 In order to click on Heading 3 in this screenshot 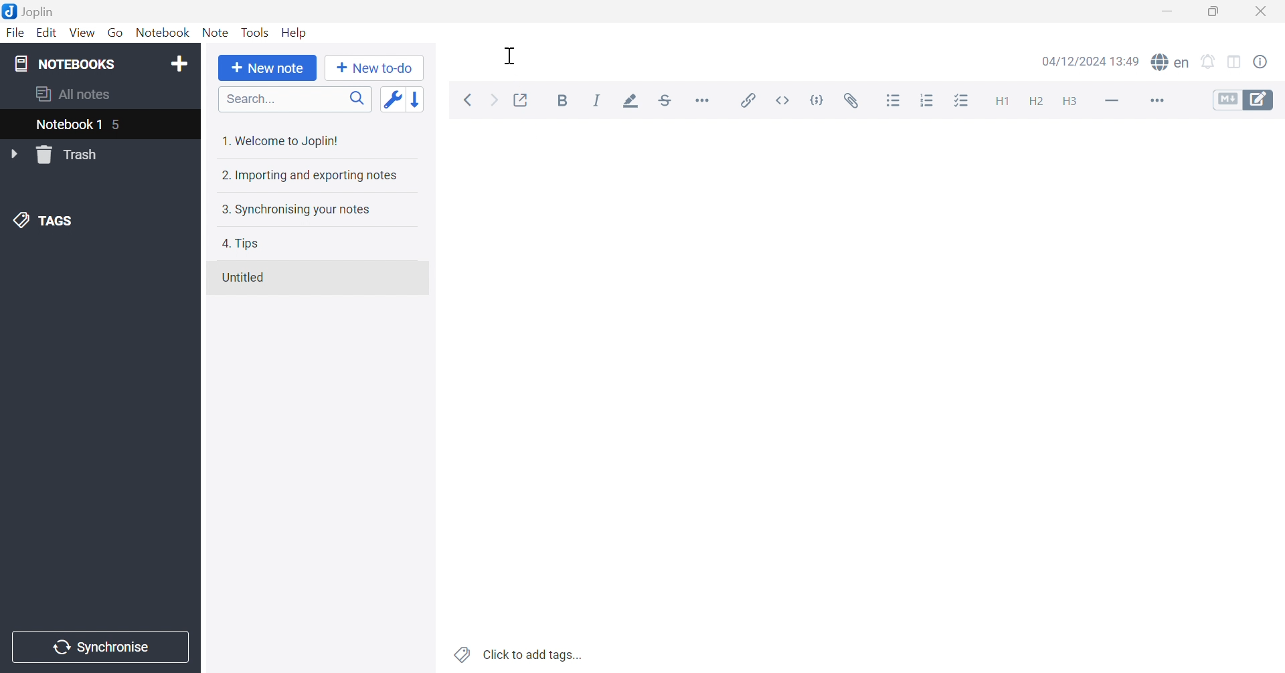, I will do `click(1071, 102)`.